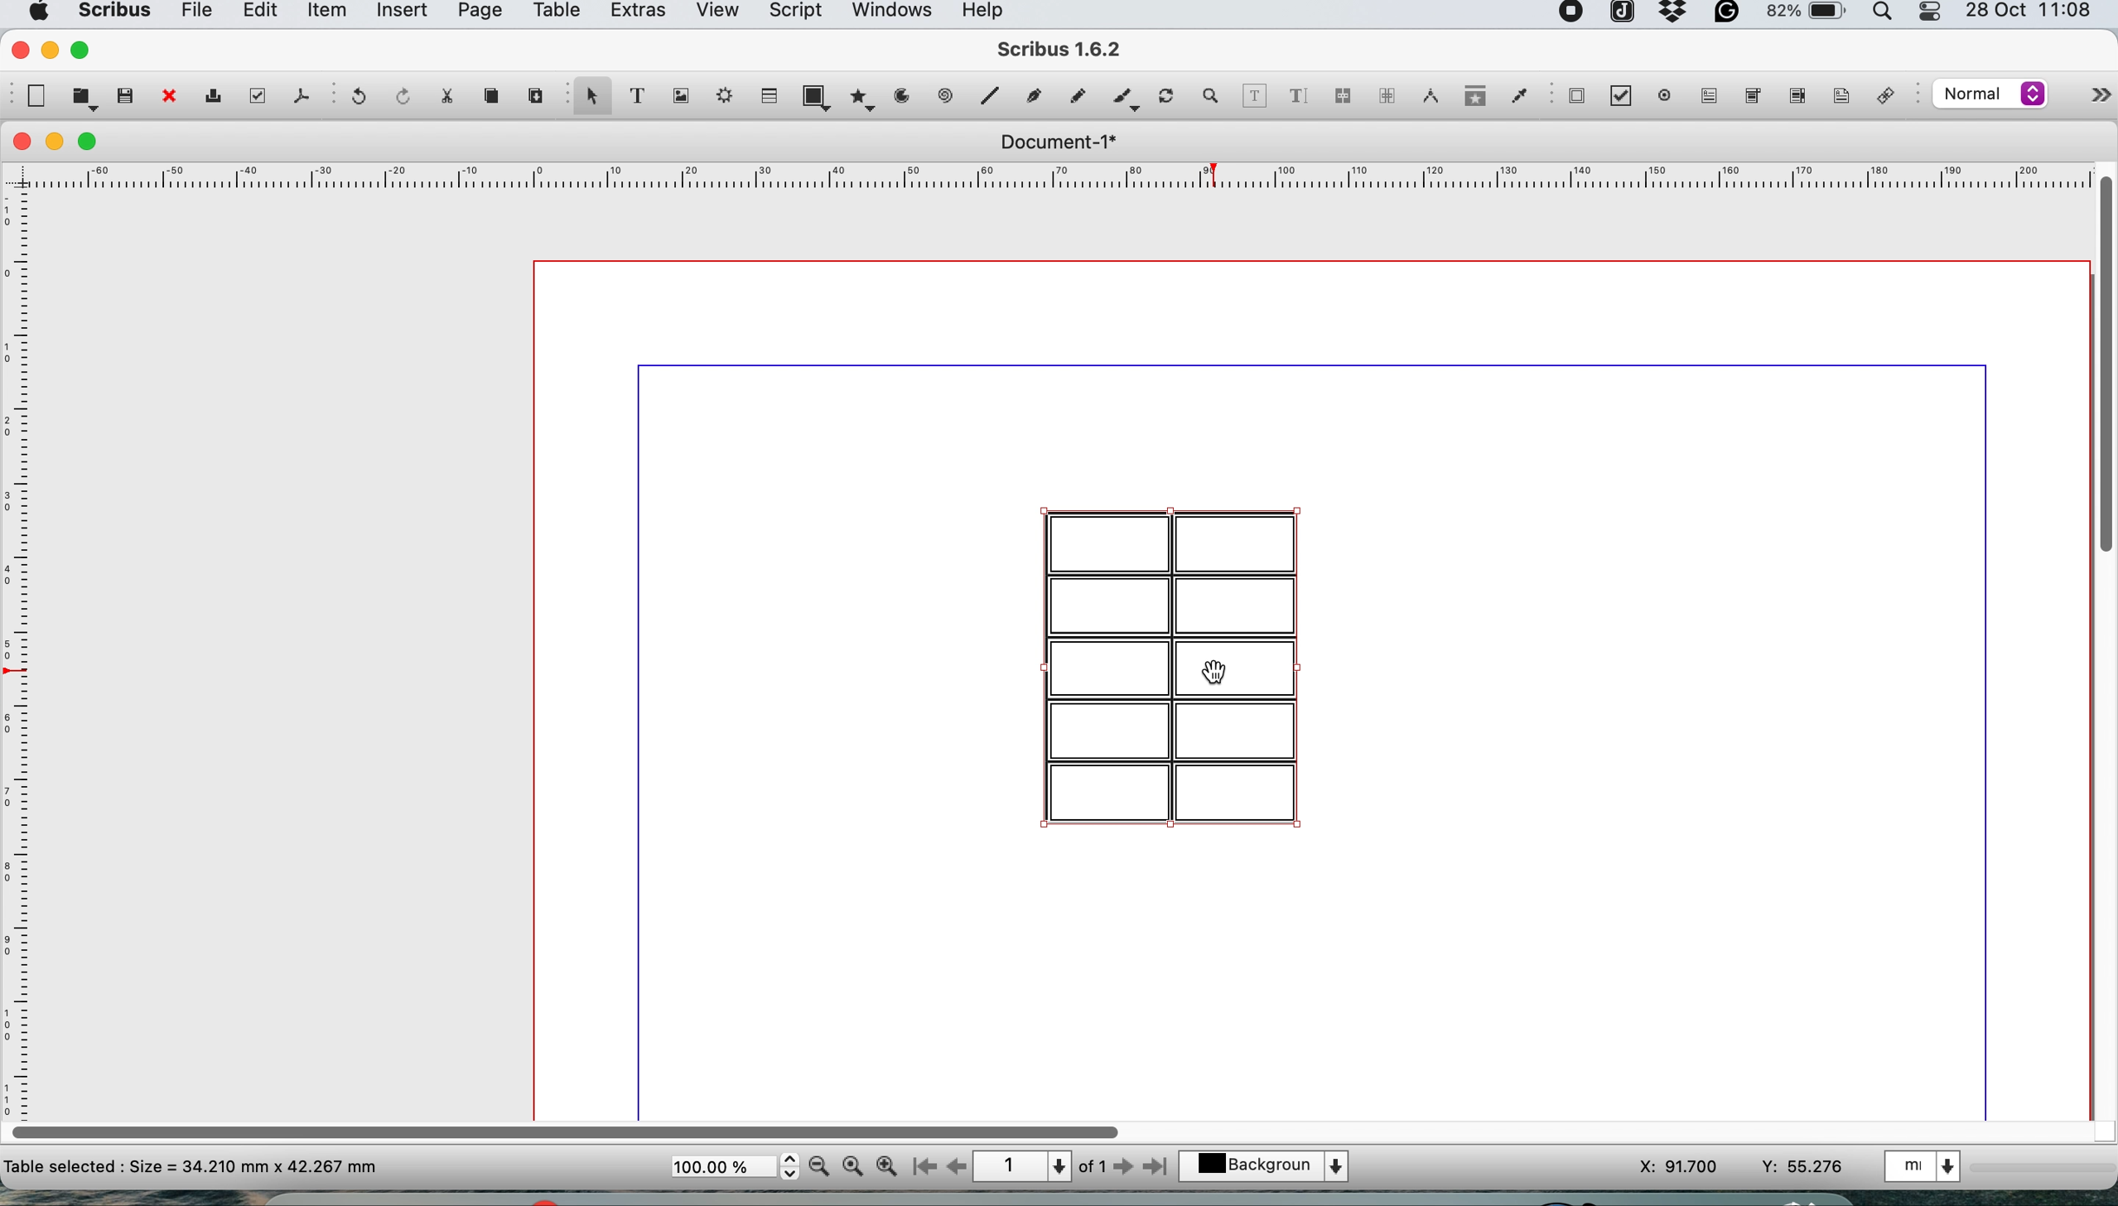  Describe the element at coordinates (36, 12) in the screenshot. I see `system logo` at that location.